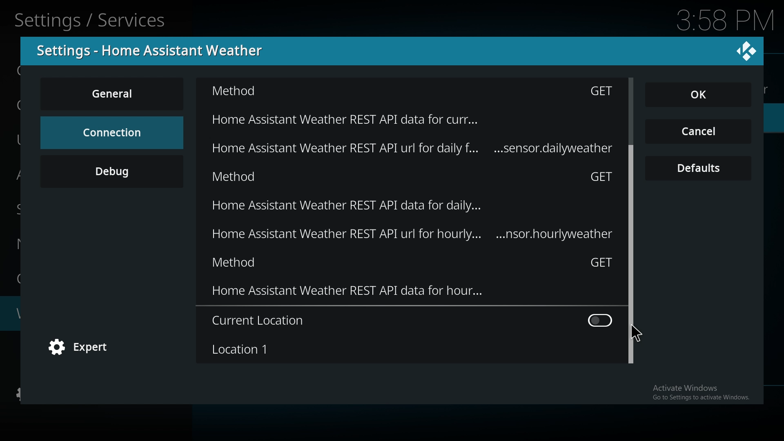 The image size is (784, 441). I want to click on settings - home assistant weather, so click(155, 51).